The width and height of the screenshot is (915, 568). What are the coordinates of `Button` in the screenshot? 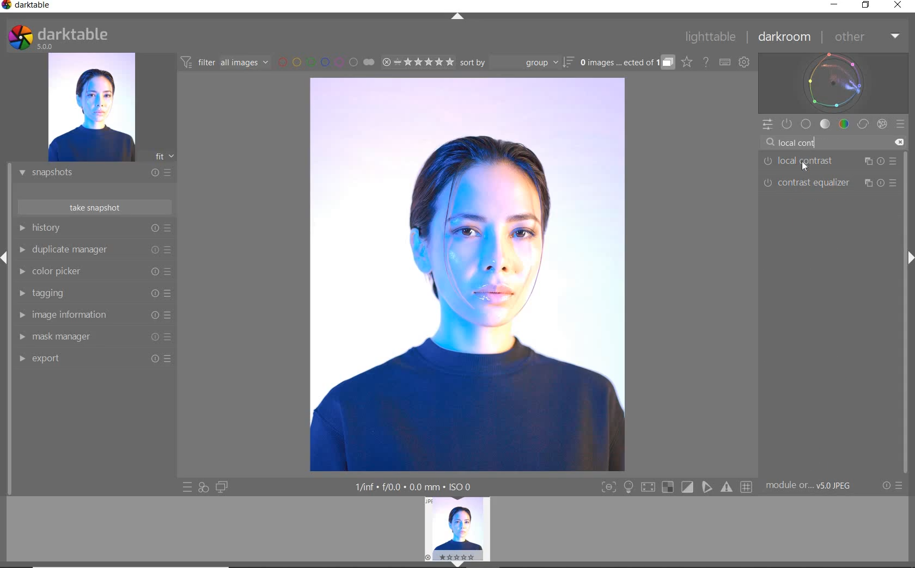 It's located at (728, 487).